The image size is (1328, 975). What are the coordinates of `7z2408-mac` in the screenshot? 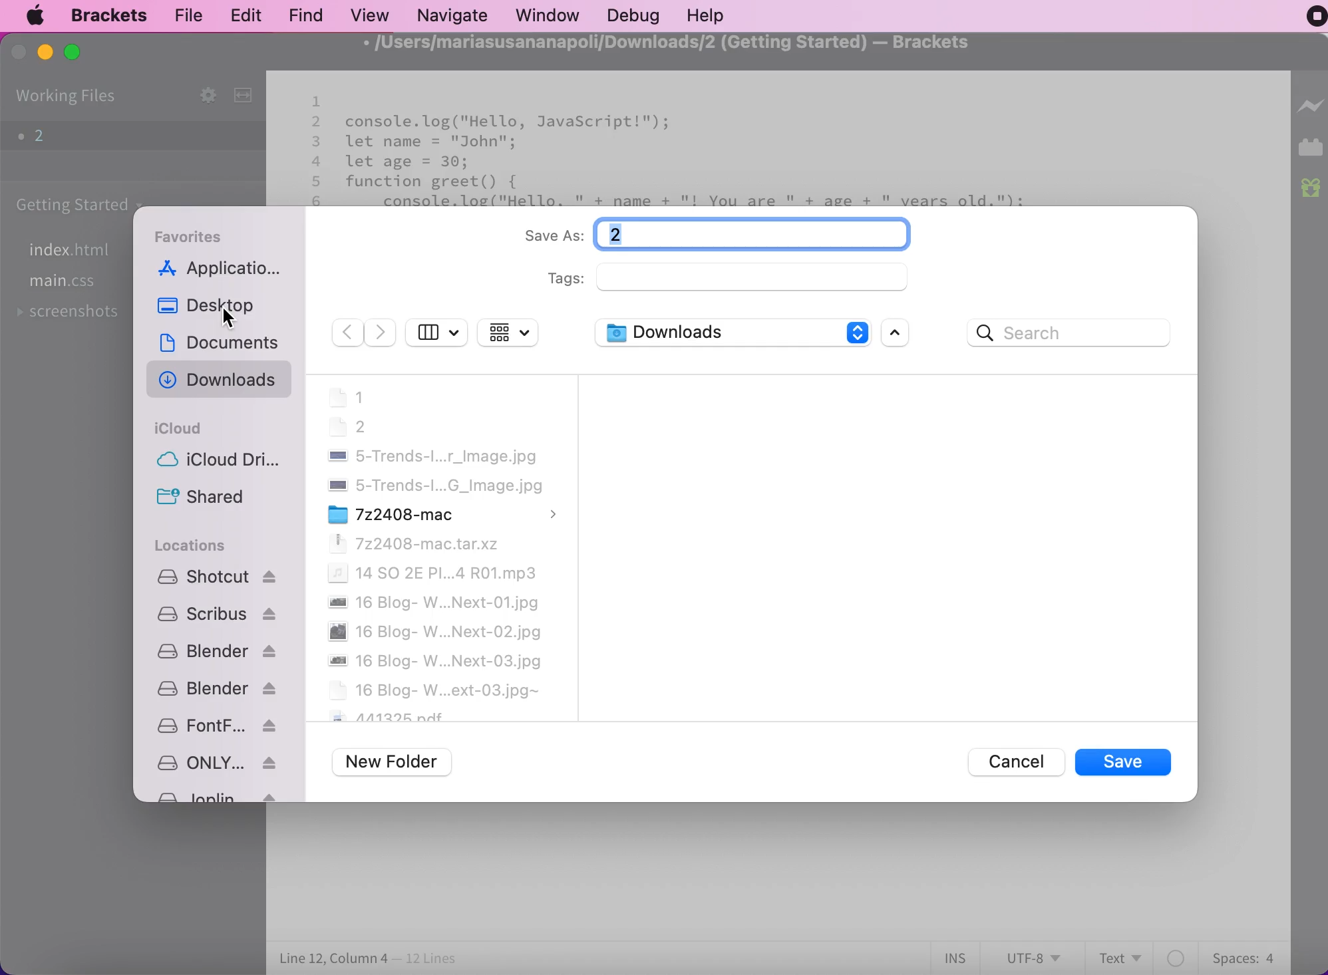 It's located at (444, 513).